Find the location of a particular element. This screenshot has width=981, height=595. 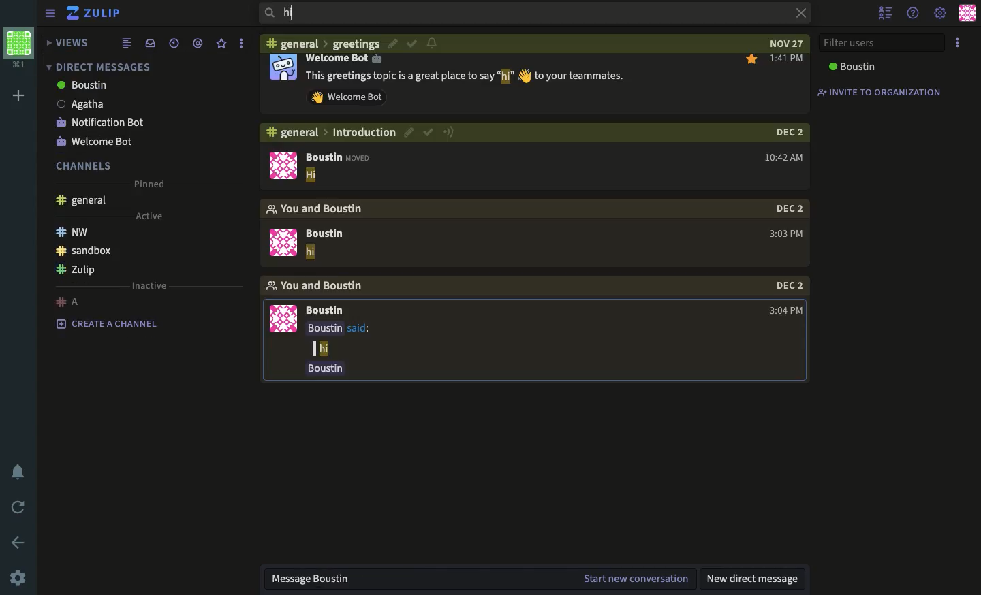

follow is located at coordinates (448, 133).